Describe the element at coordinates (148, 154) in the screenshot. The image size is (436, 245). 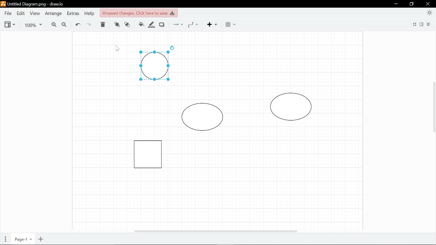
I see `Diagram` at that location.